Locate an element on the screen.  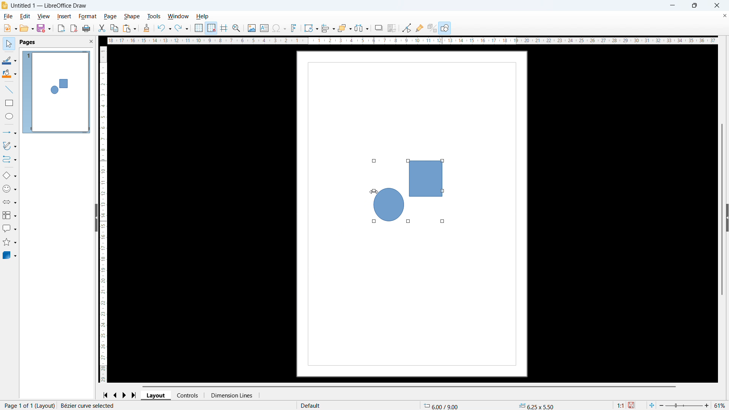
Line colour  is located at coordinates (9, 60).